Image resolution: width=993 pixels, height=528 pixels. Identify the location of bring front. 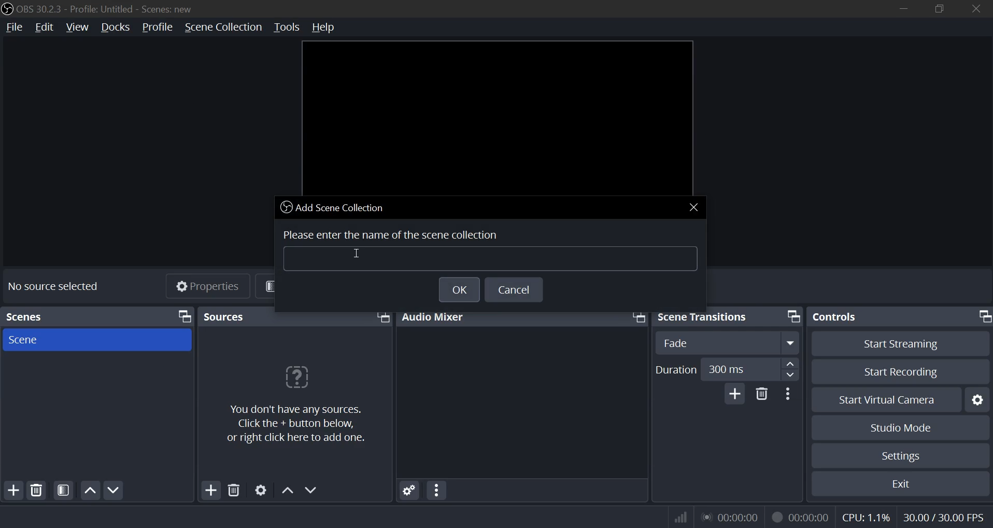
(637, 316).